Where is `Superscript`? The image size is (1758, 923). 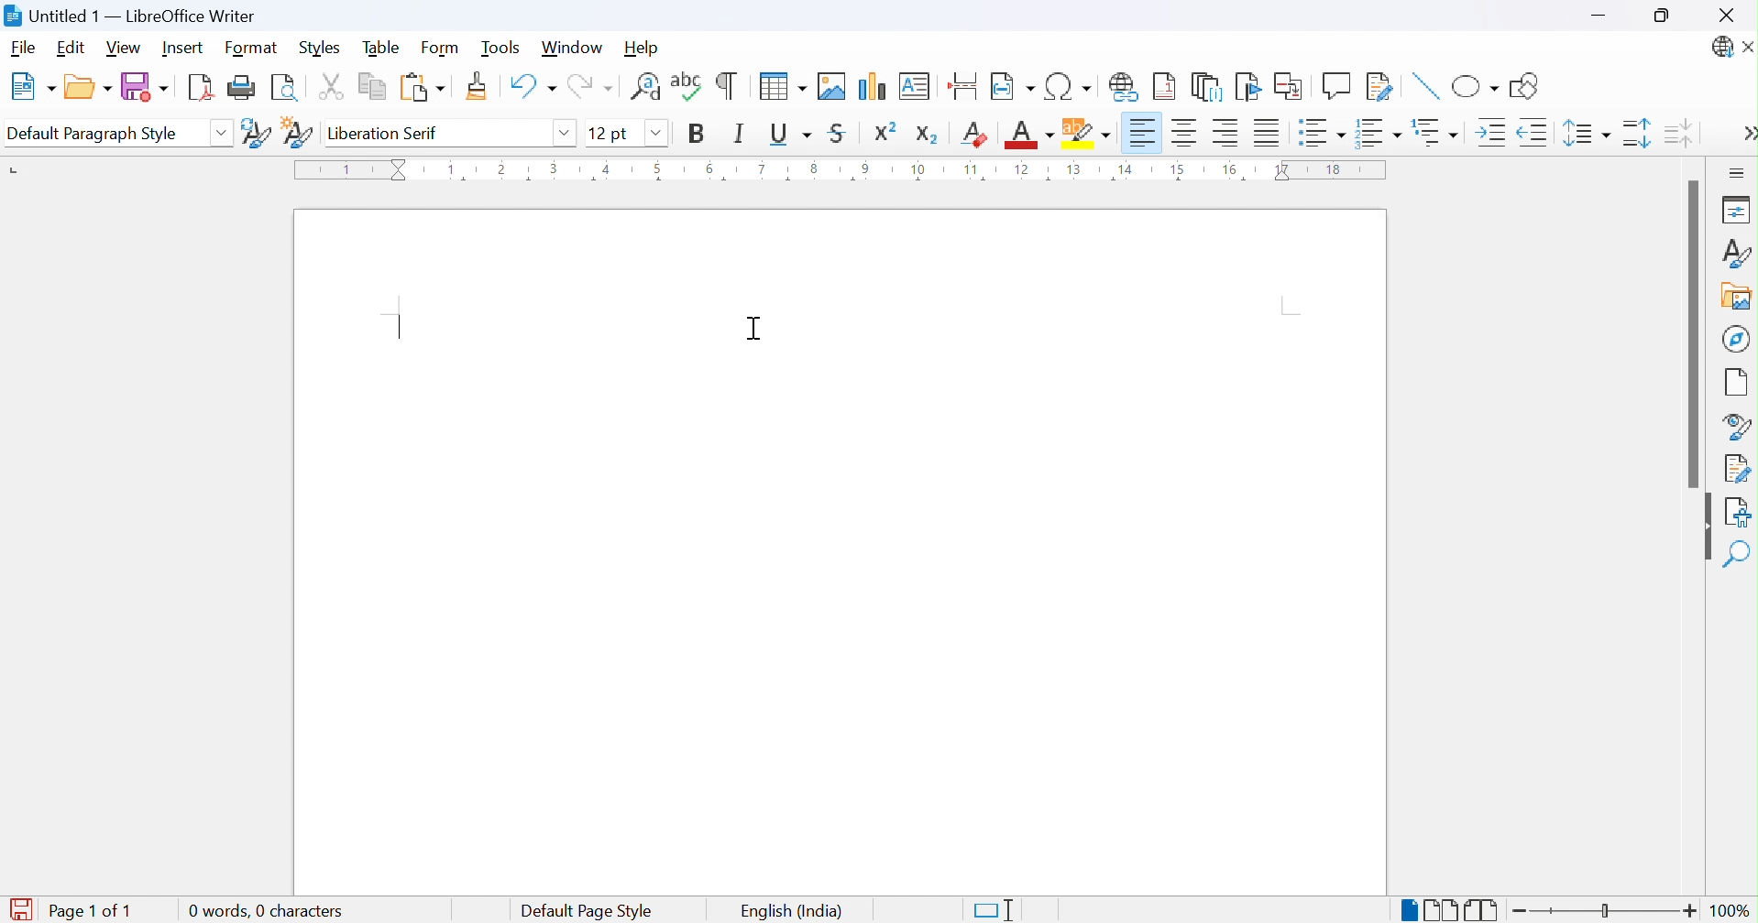
Superscript is located at coordinates (885, 132).